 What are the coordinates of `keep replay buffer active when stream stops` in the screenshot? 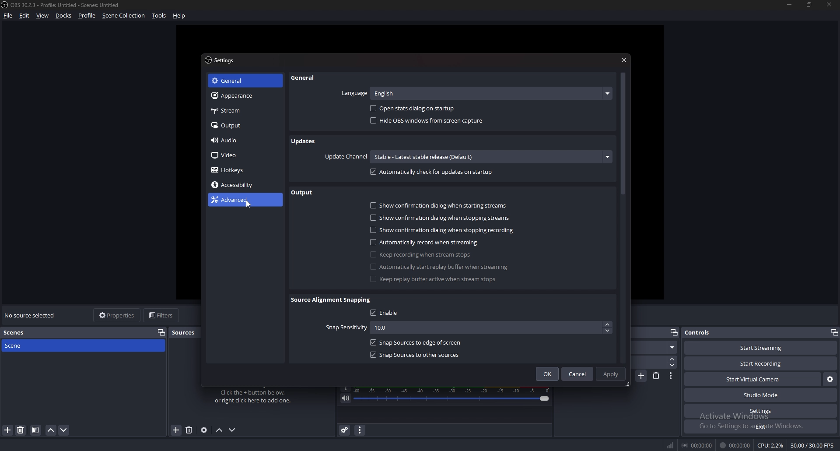 It's located at (435, 279).